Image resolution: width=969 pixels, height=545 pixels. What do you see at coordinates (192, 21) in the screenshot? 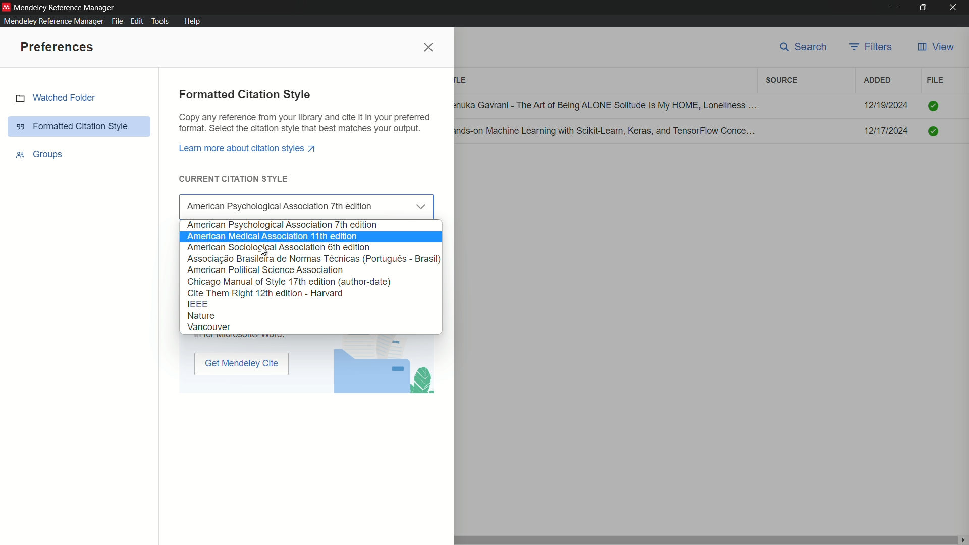
I see `help menu` at bounding box center [192, 21].